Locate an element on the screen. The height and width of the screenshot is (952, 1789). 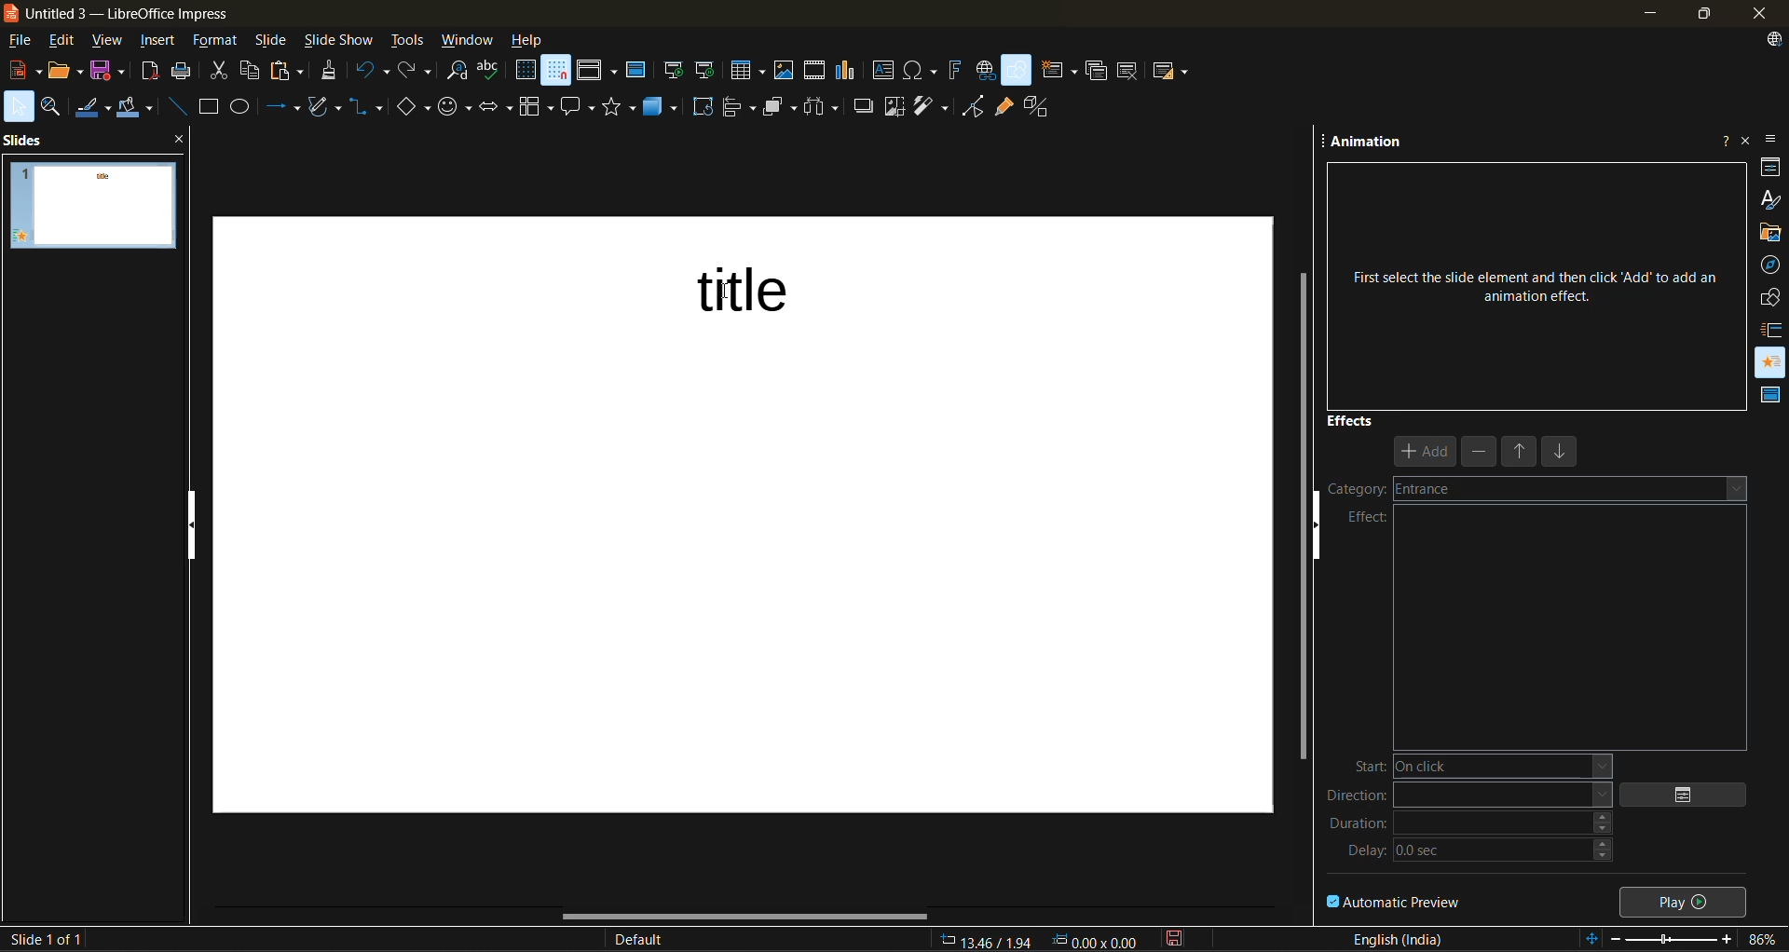
toggle point edit mode is located at coordinates (976, 107).